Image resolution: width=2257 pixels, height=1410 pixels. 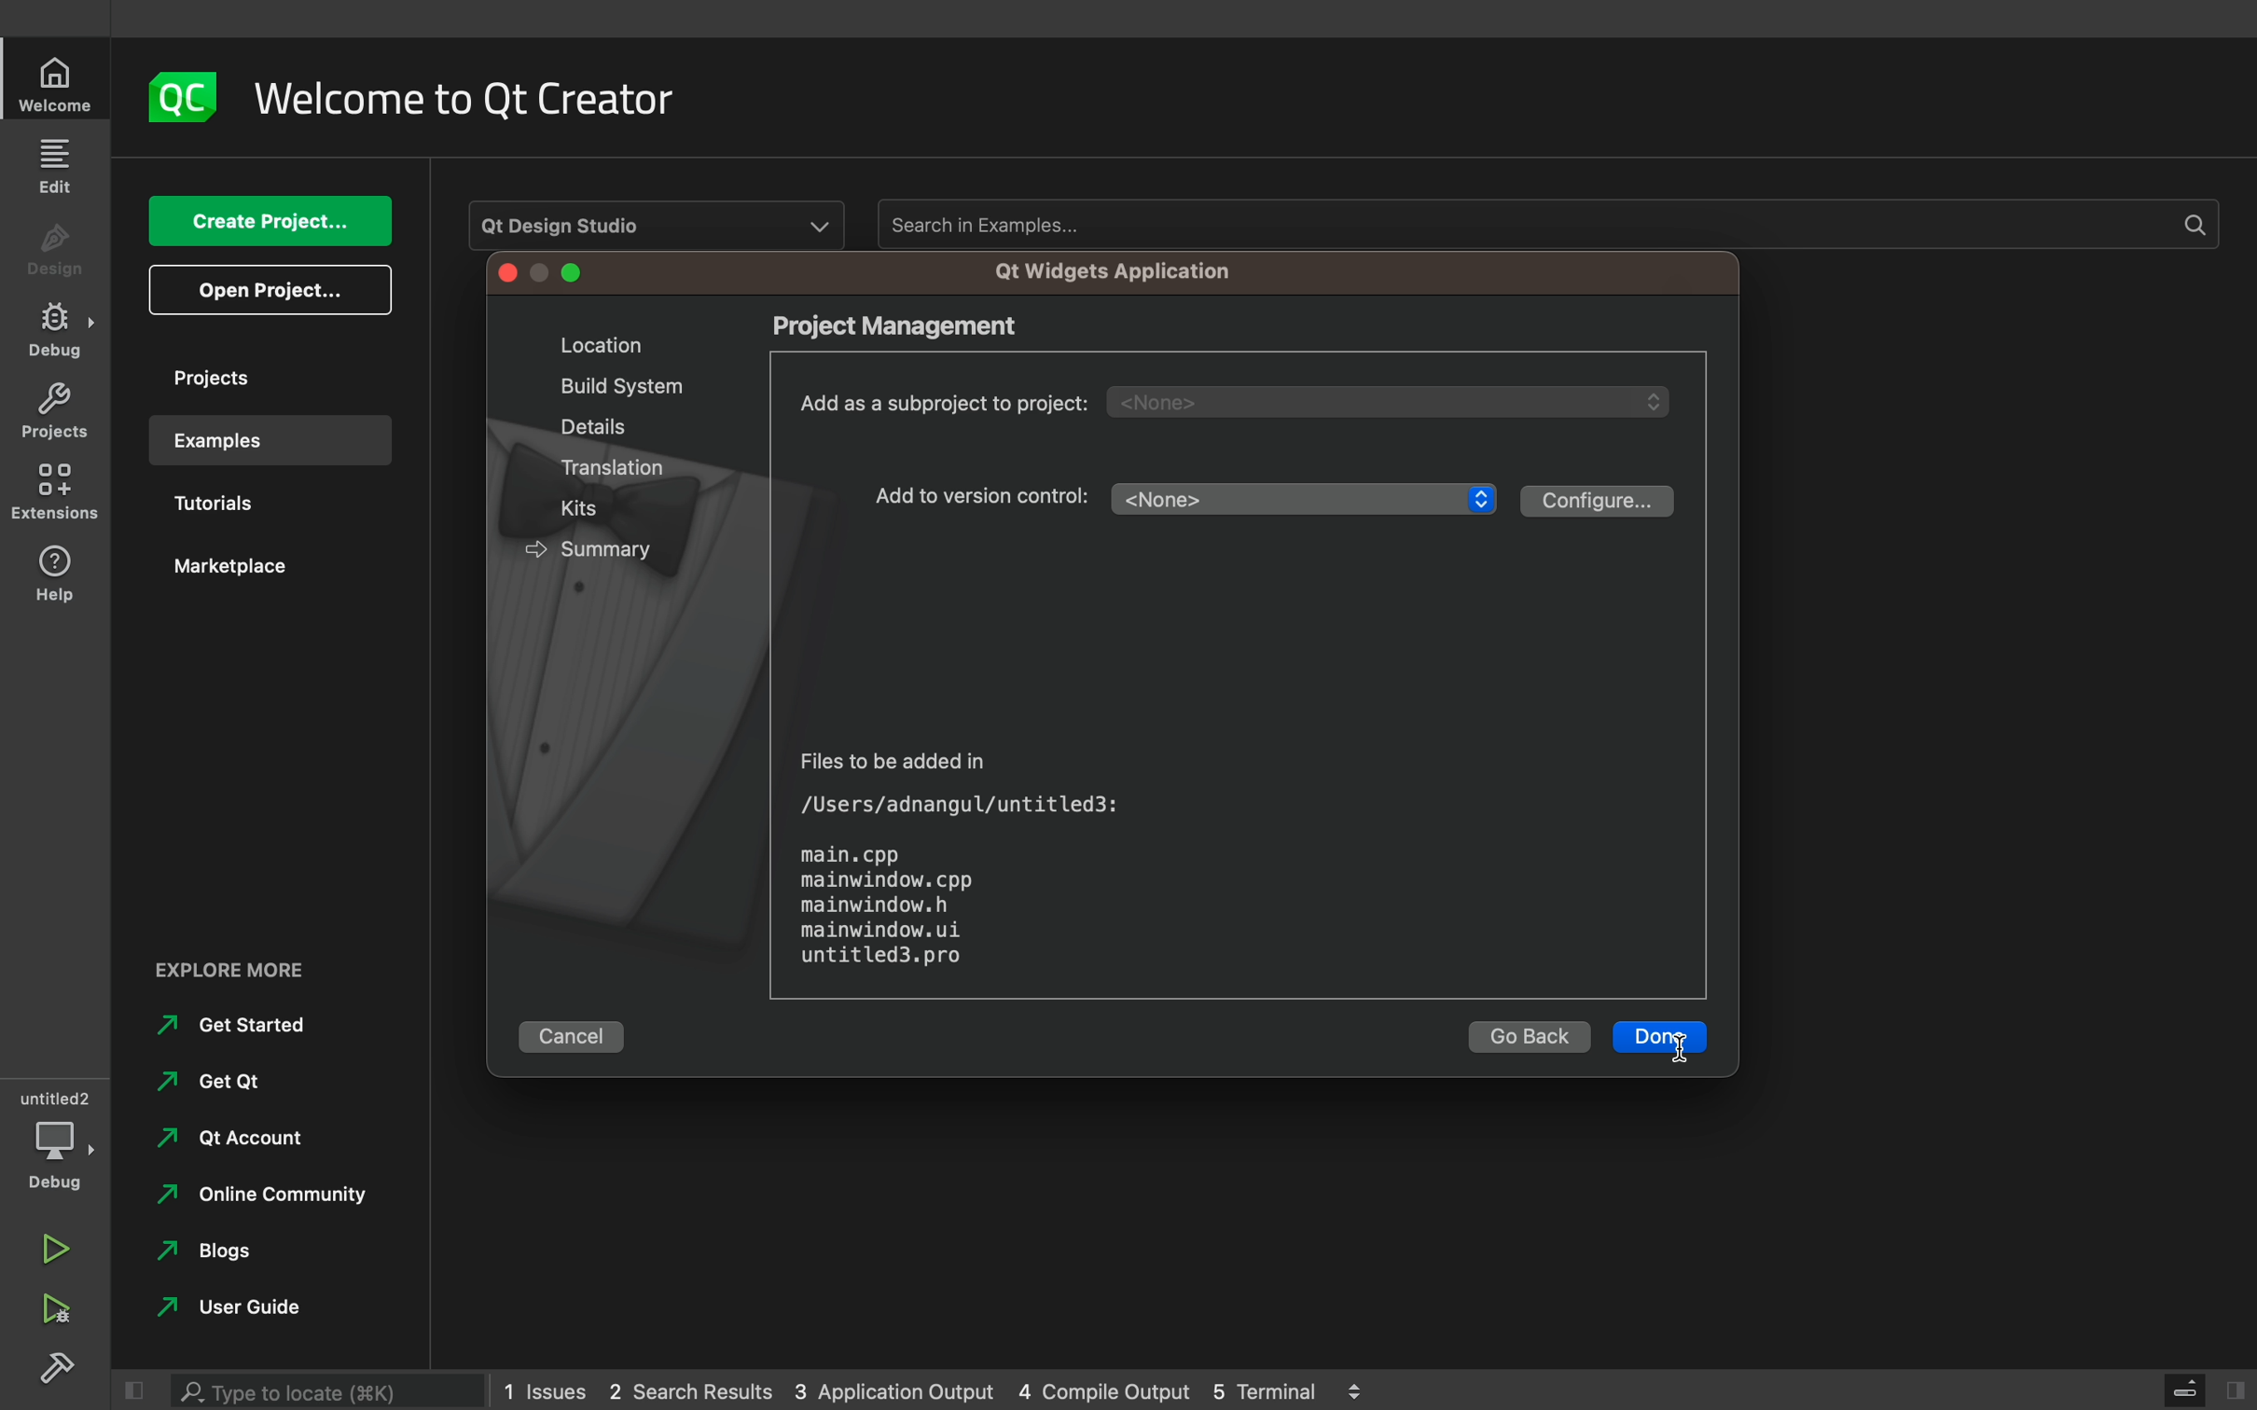 I want to click on , so click(x=224, y=1312).